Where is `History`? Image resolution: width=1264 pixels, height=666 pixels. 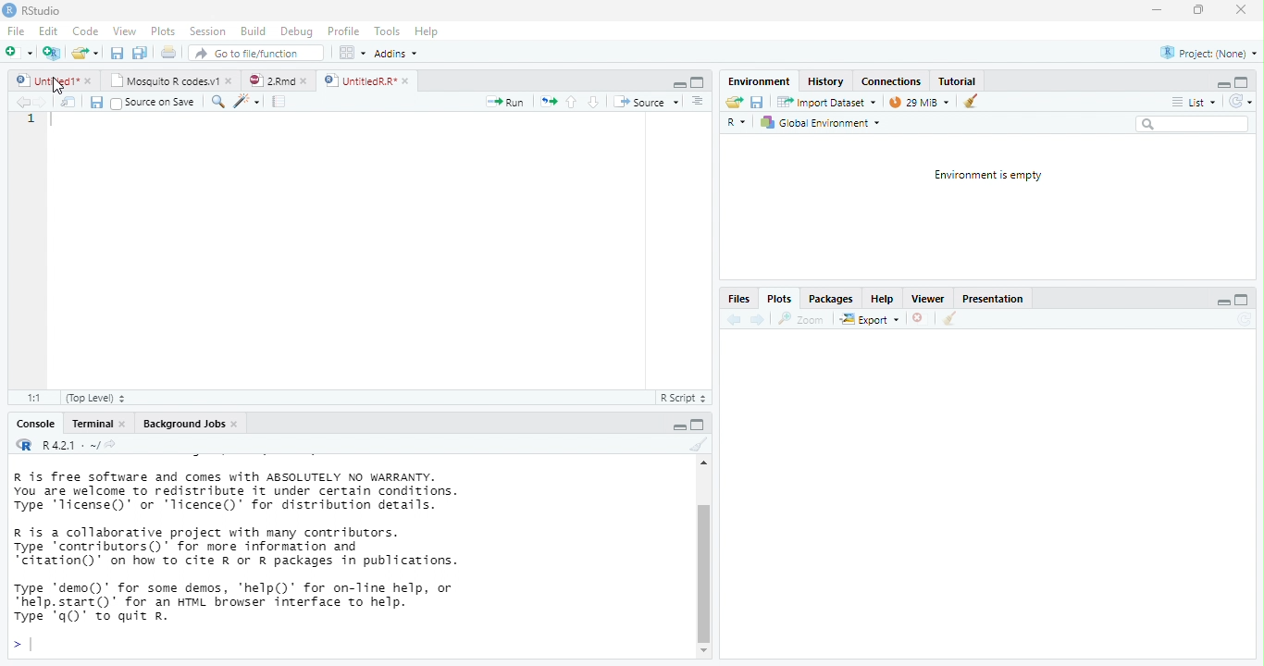 History is located at coordinates (825, 80).